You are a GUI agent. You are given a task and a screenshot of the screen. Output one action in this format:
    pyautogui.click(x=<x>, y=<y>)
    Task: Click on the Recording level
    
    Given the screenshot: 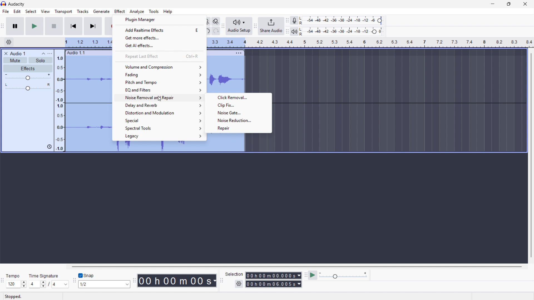 What is the action you would take?
    pyautogui.click(x=342, y=21)
    